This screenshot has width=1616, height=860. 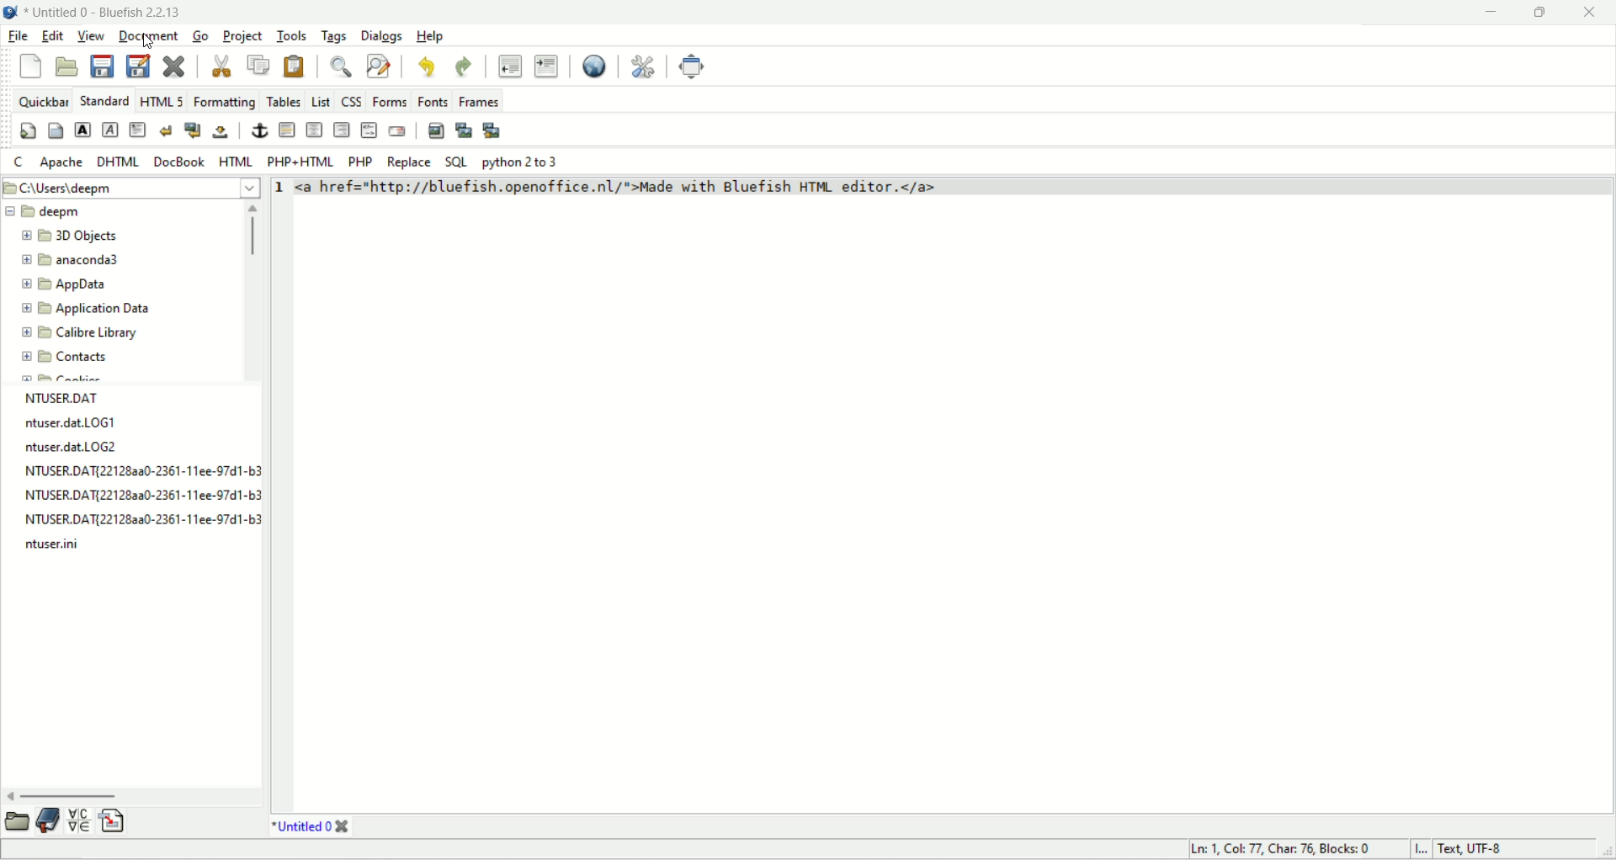 I want to click on HTML, so click(x=238, y=162).